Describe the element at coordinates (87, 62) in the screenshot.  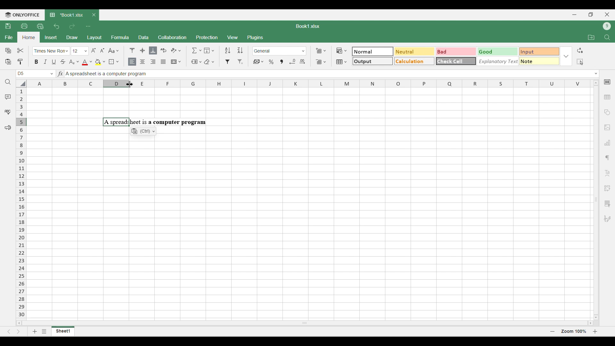
I see `Text color` at that location.